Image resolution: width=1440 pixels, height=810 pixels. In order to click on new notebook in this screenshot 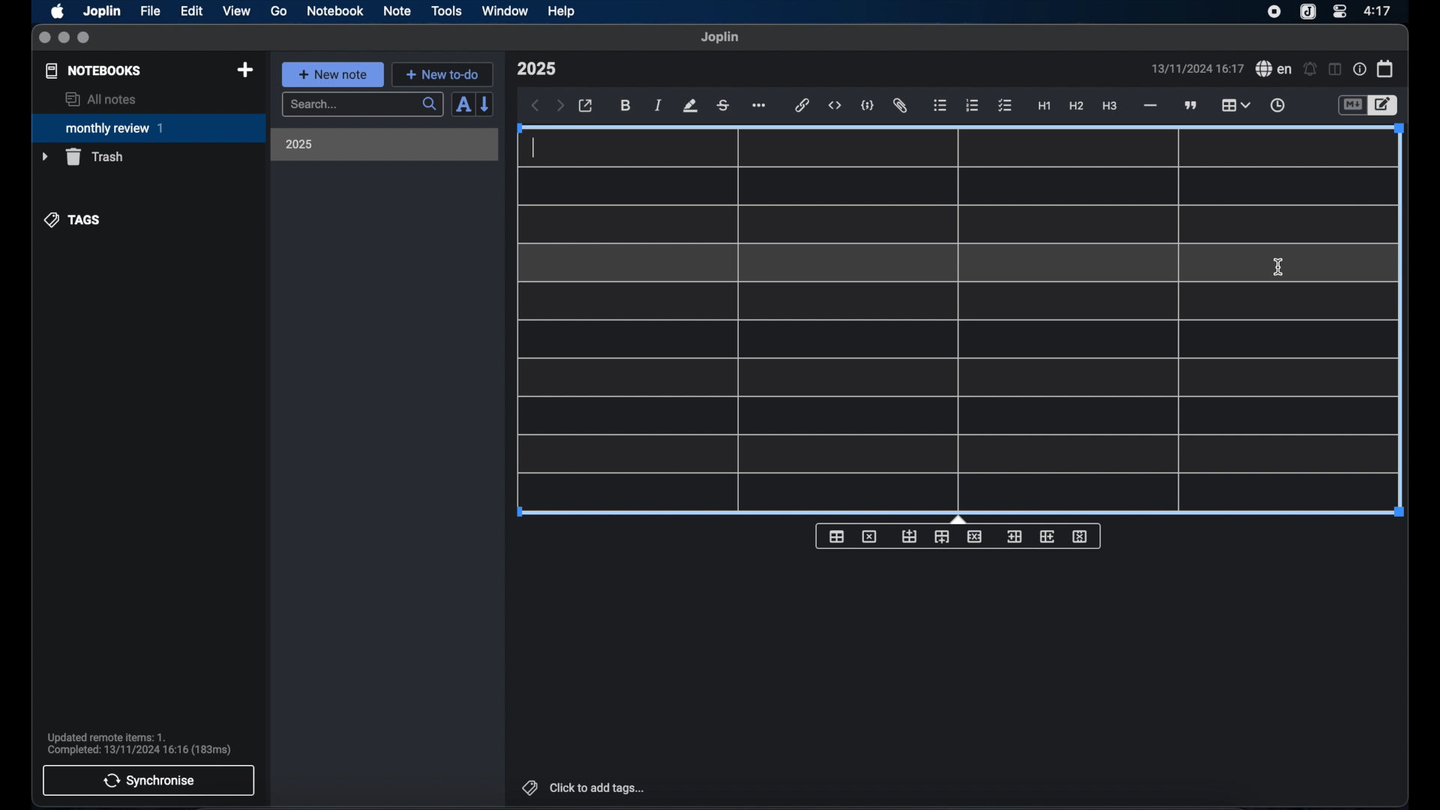, I will do `click(244, 70)`.